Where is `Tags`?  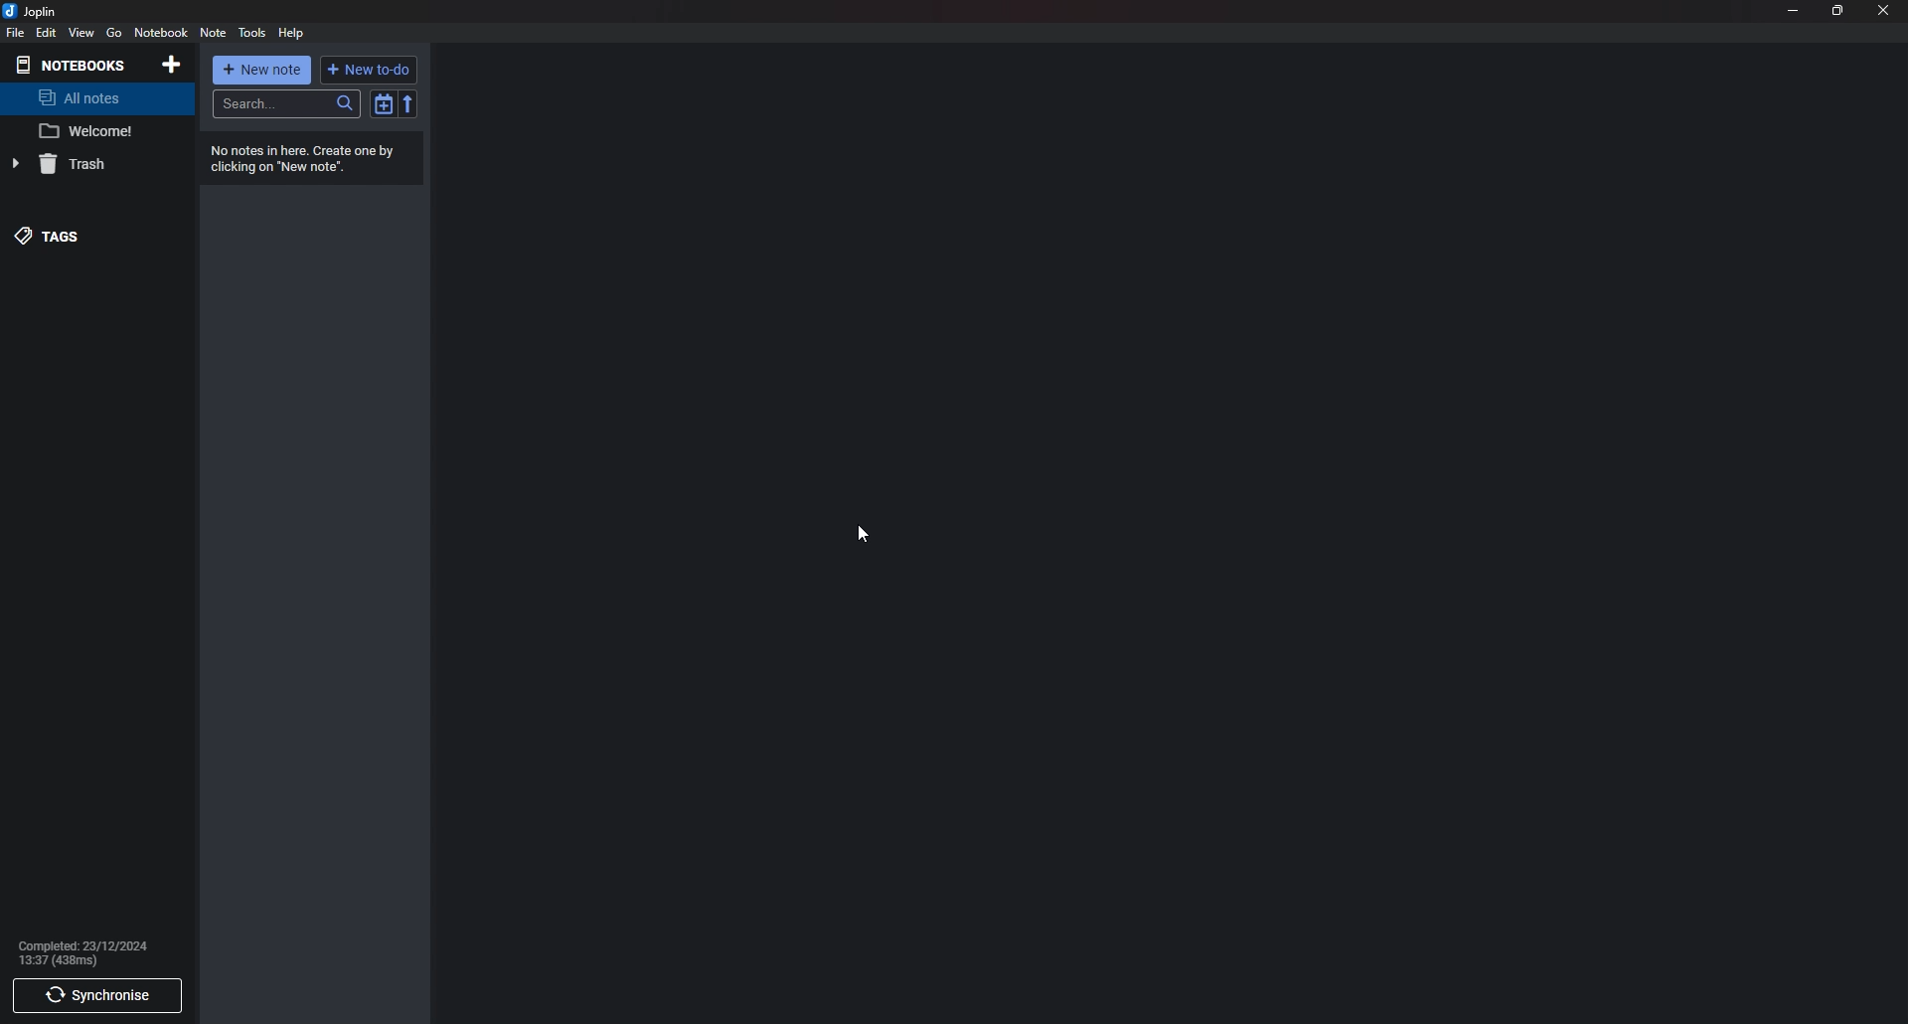
Tags is located at coordinates (91, 235).